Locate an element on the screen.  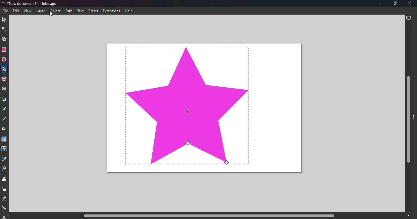
Calligraphy tool is located at coordinates (4, 119).